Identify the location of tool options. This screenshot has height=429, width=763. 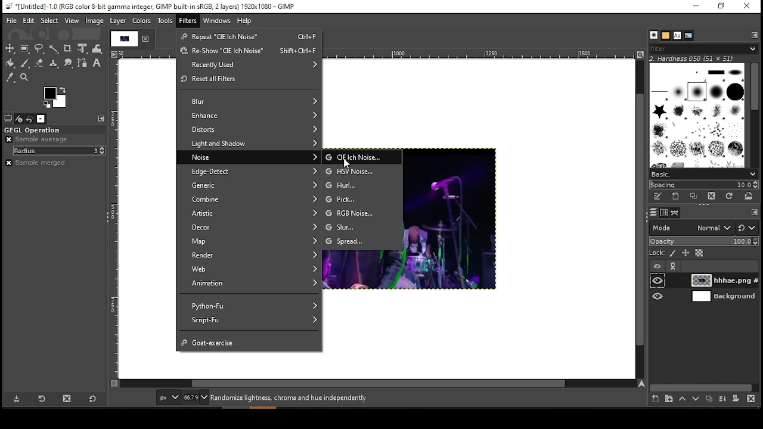
(7, 119).